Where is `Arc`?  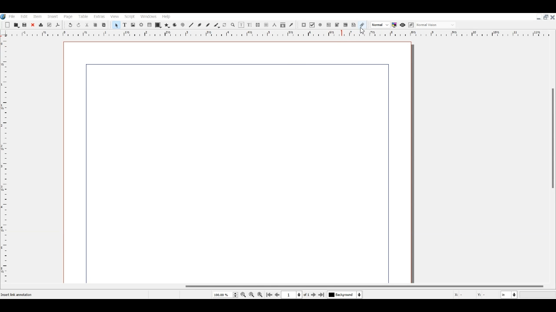 Arc is located at coordinates (175, 26).